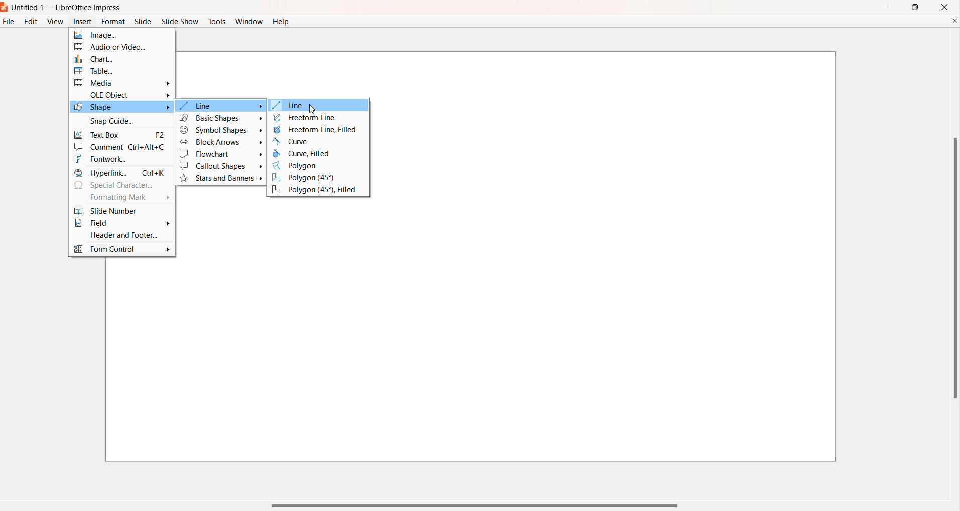  I want to click on View, so click(55, 21).